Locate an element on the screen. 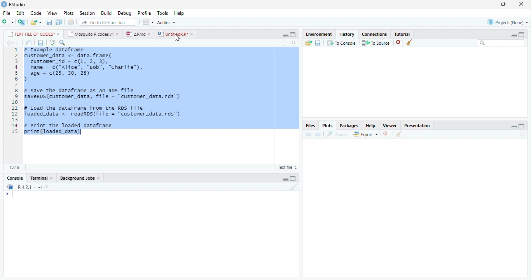 The width and height of the screenshot is (531, 280). close file is located at coordinates (400, 42).